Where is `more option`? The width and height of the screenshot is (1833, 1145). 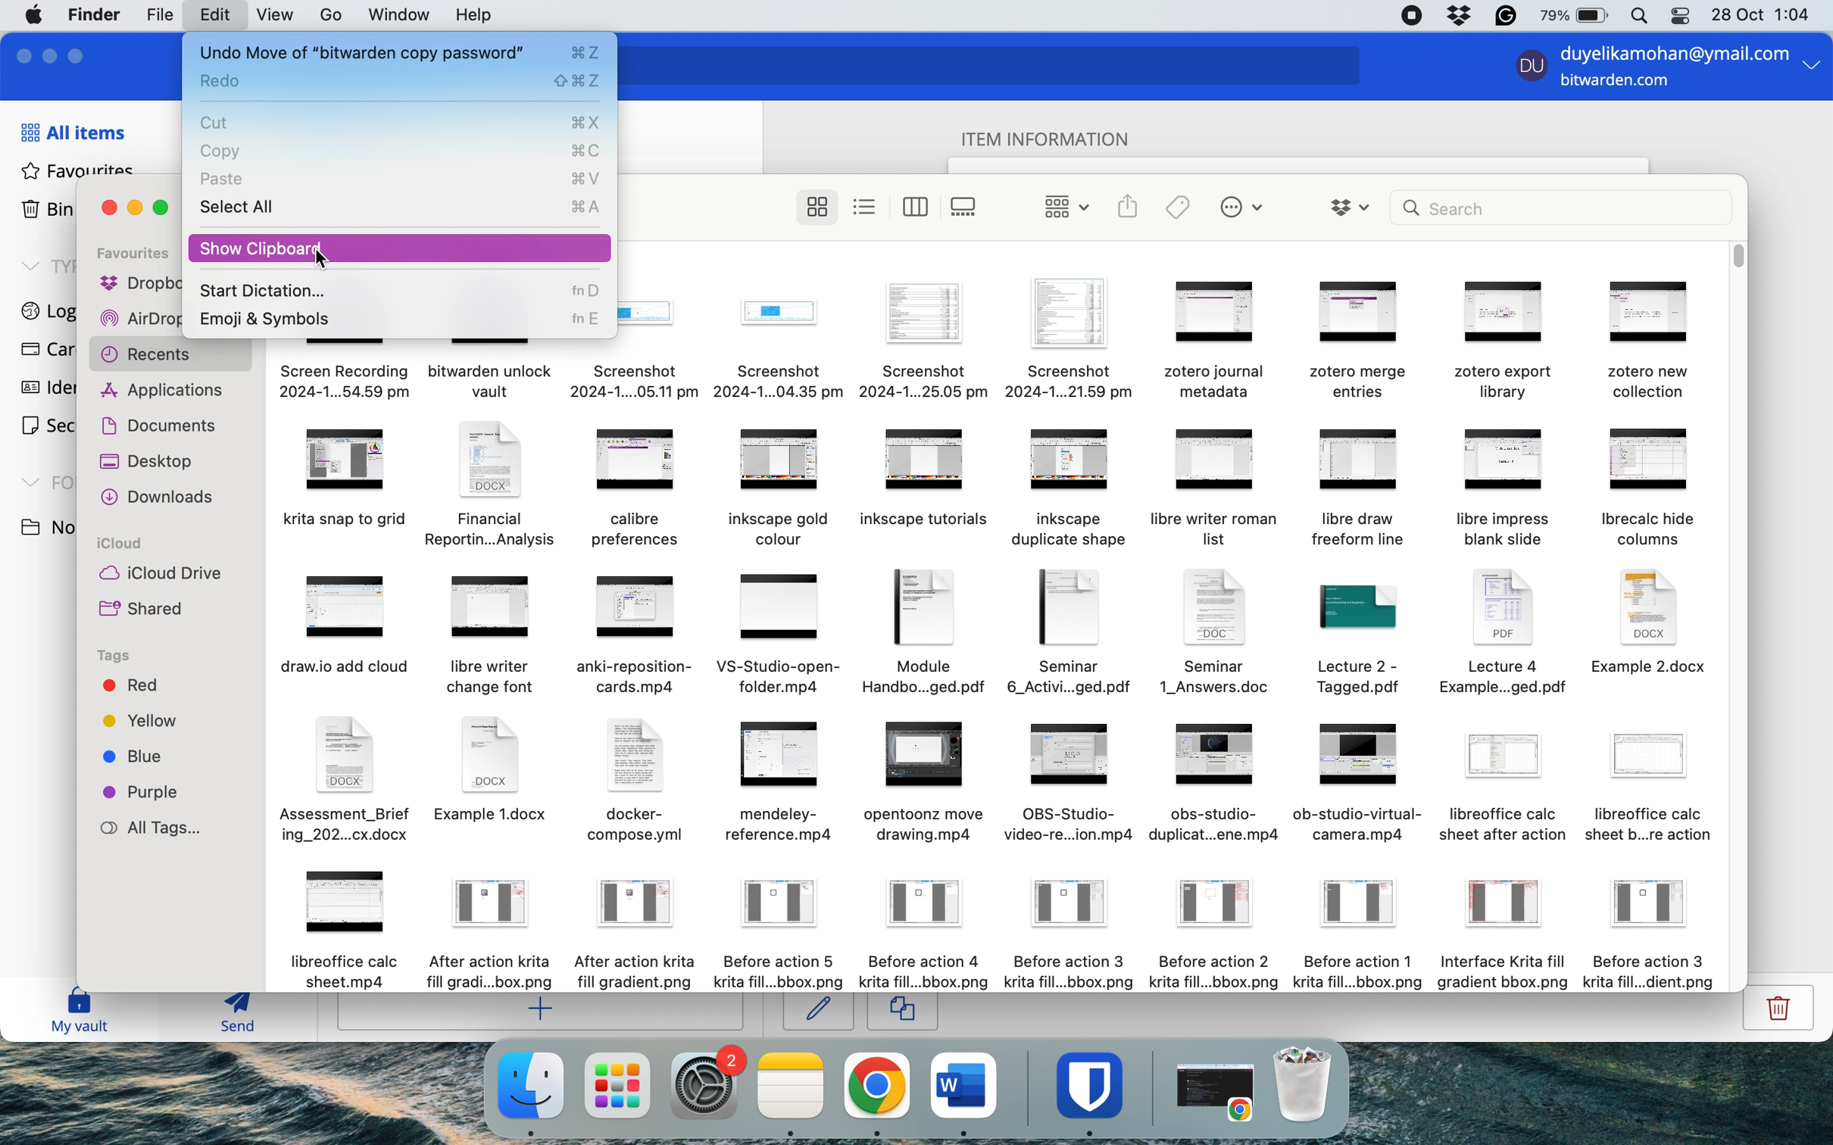
more option is located at coordinates (1812, 69).